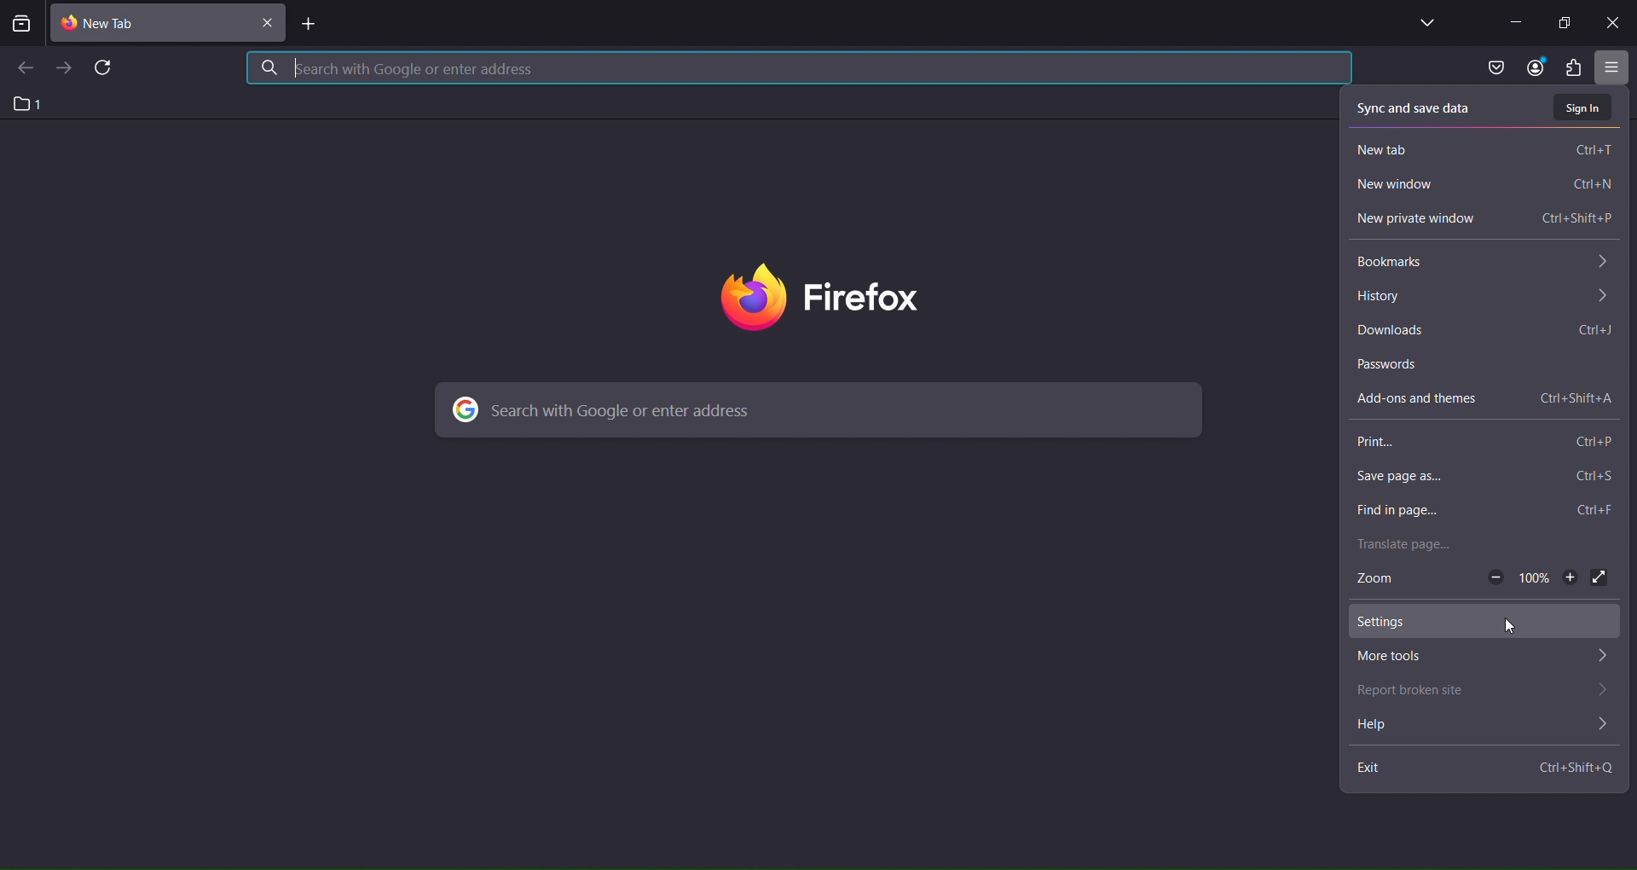 The image size is (1637, 870). I want to click on cursor, so click(1513, 629).